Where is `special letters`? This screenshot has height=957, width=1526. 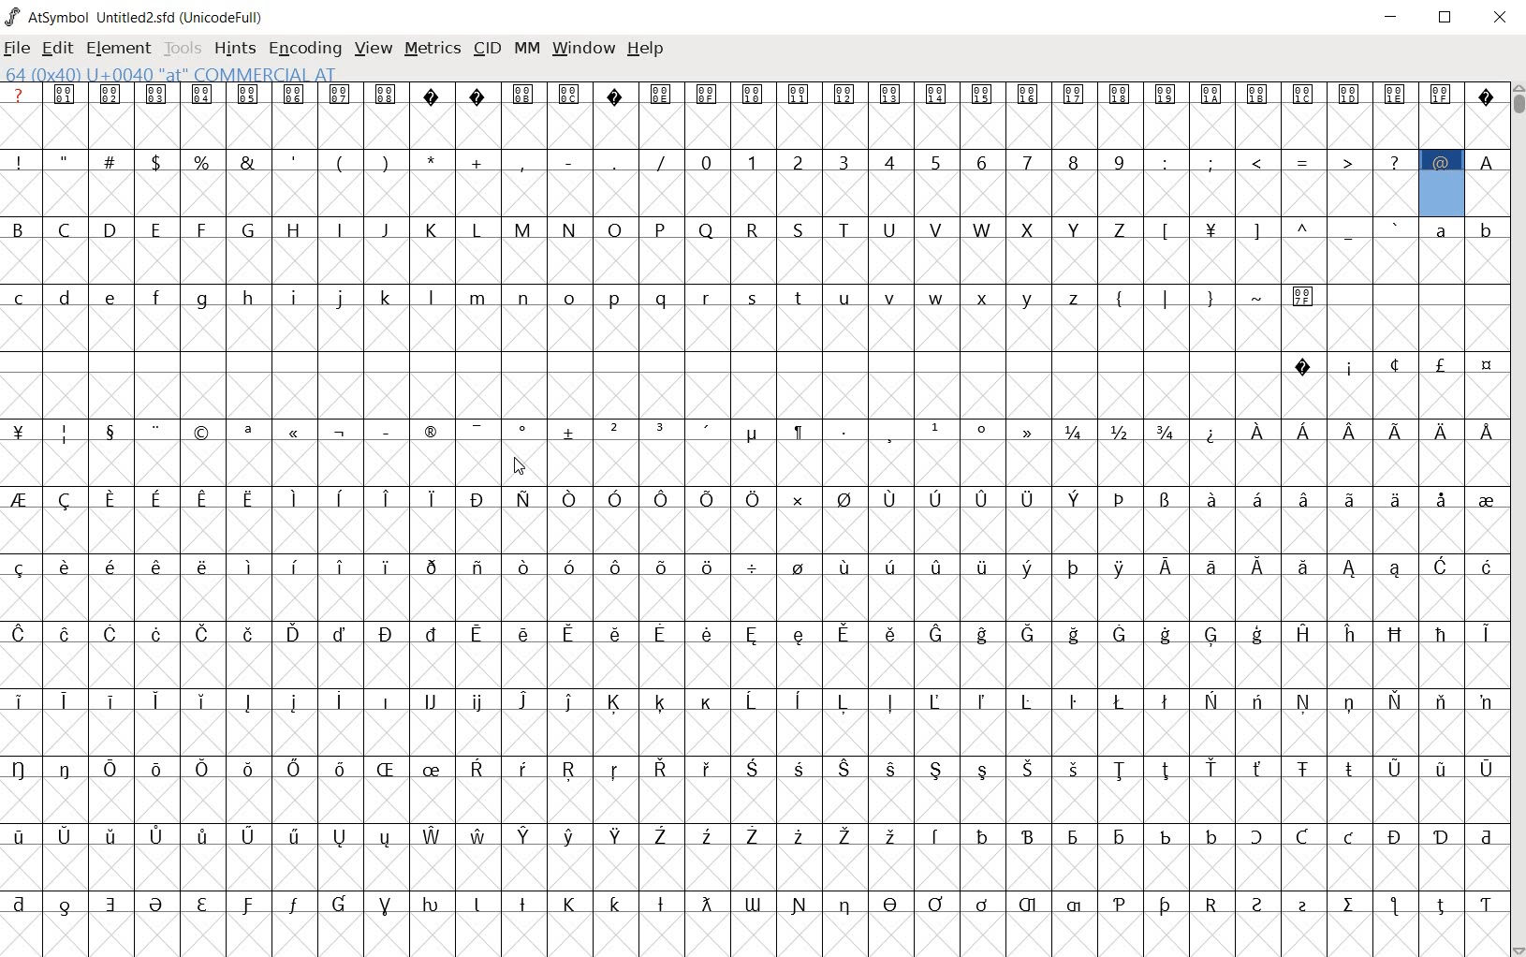
special letters is located at coordinates (754, 834).